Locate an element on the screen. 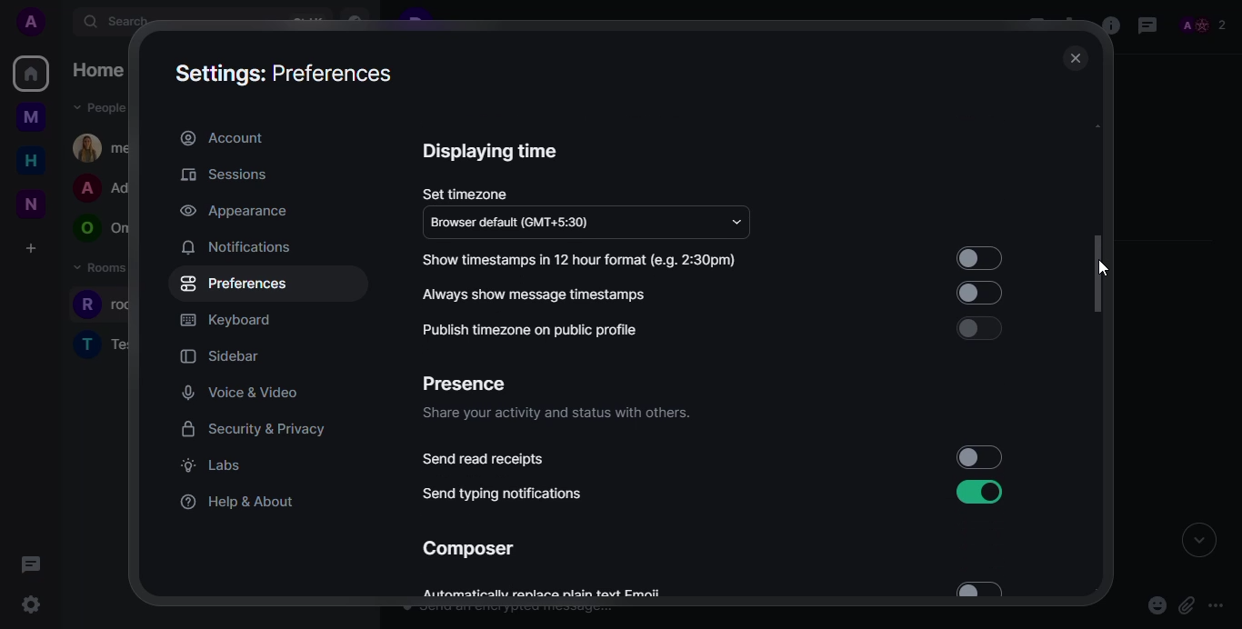  people room is located at coordinates (102, 229).